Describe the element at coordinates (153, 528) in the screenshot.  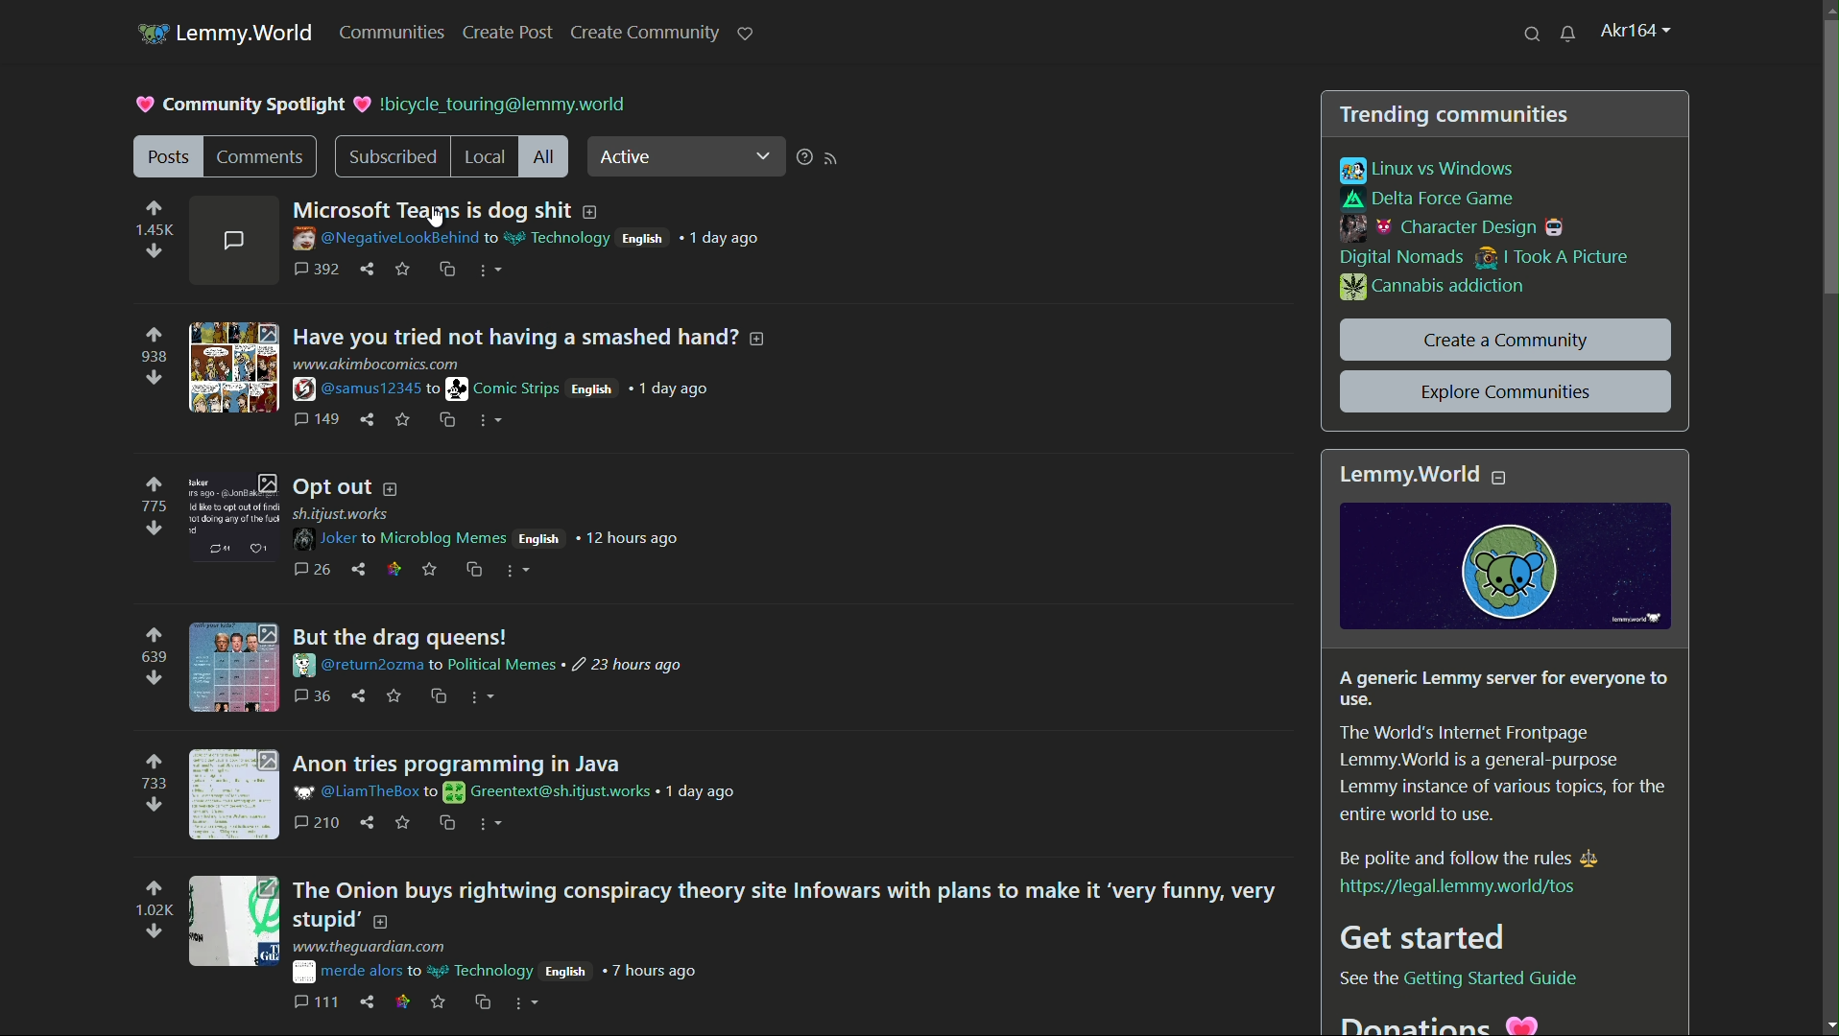
I see `downvote` at that location.